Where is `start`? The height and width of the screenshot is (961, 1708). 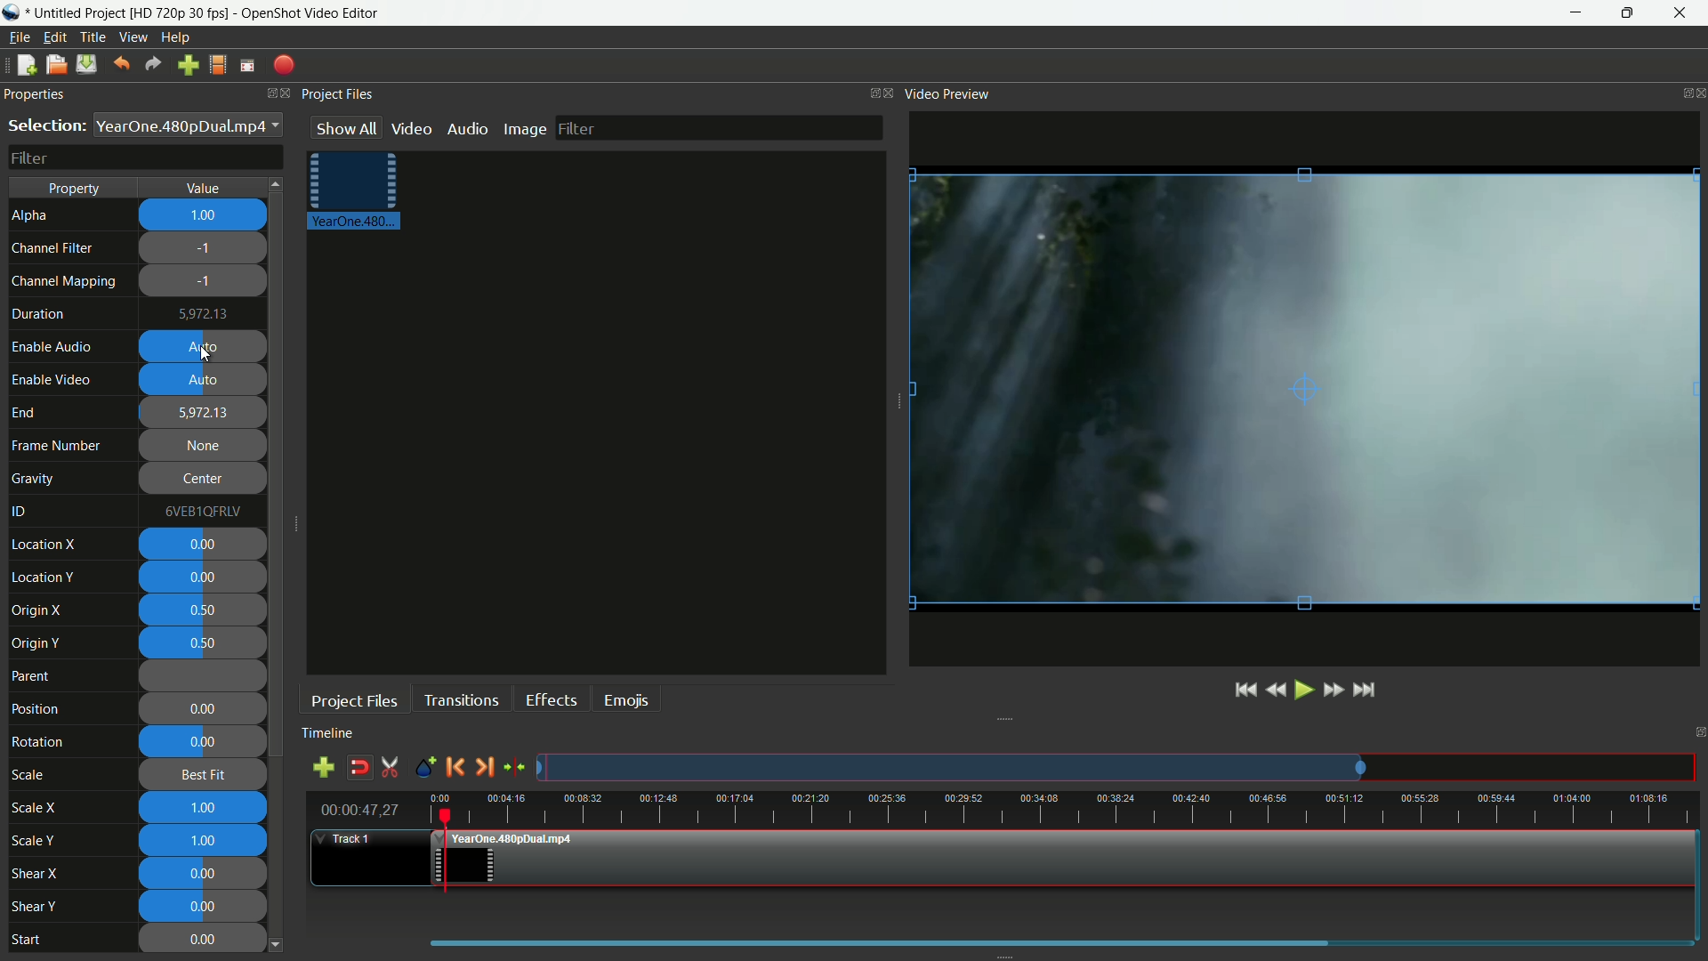 start is located at coordinates (24, 940).